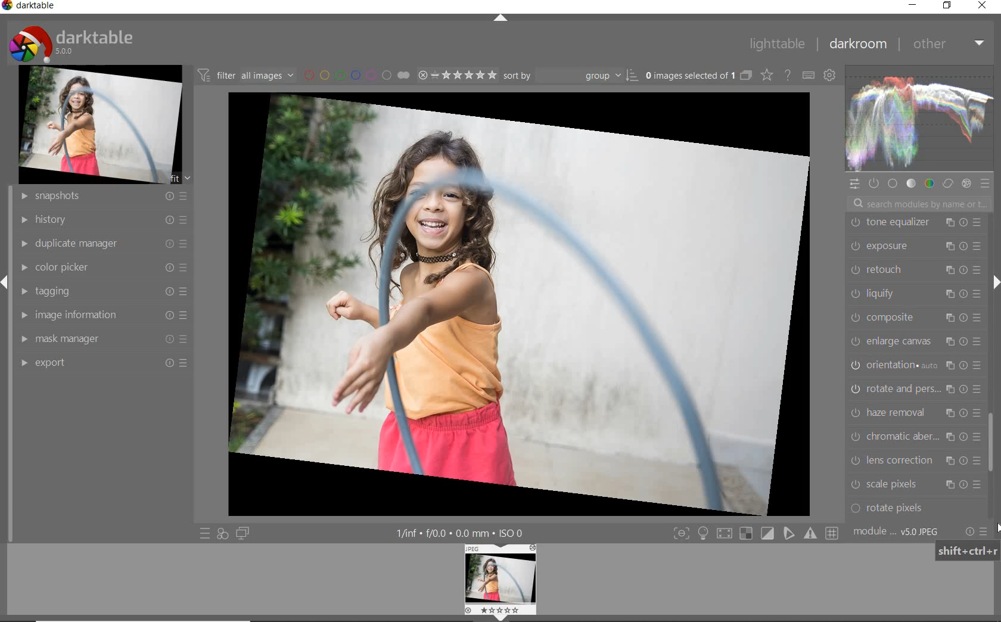 The width and height of the screenshot is (1001, 622). What do you see at coordinates (828, 73) in the screenshot?
I see `show global preference` at bounding box center [828, 73].